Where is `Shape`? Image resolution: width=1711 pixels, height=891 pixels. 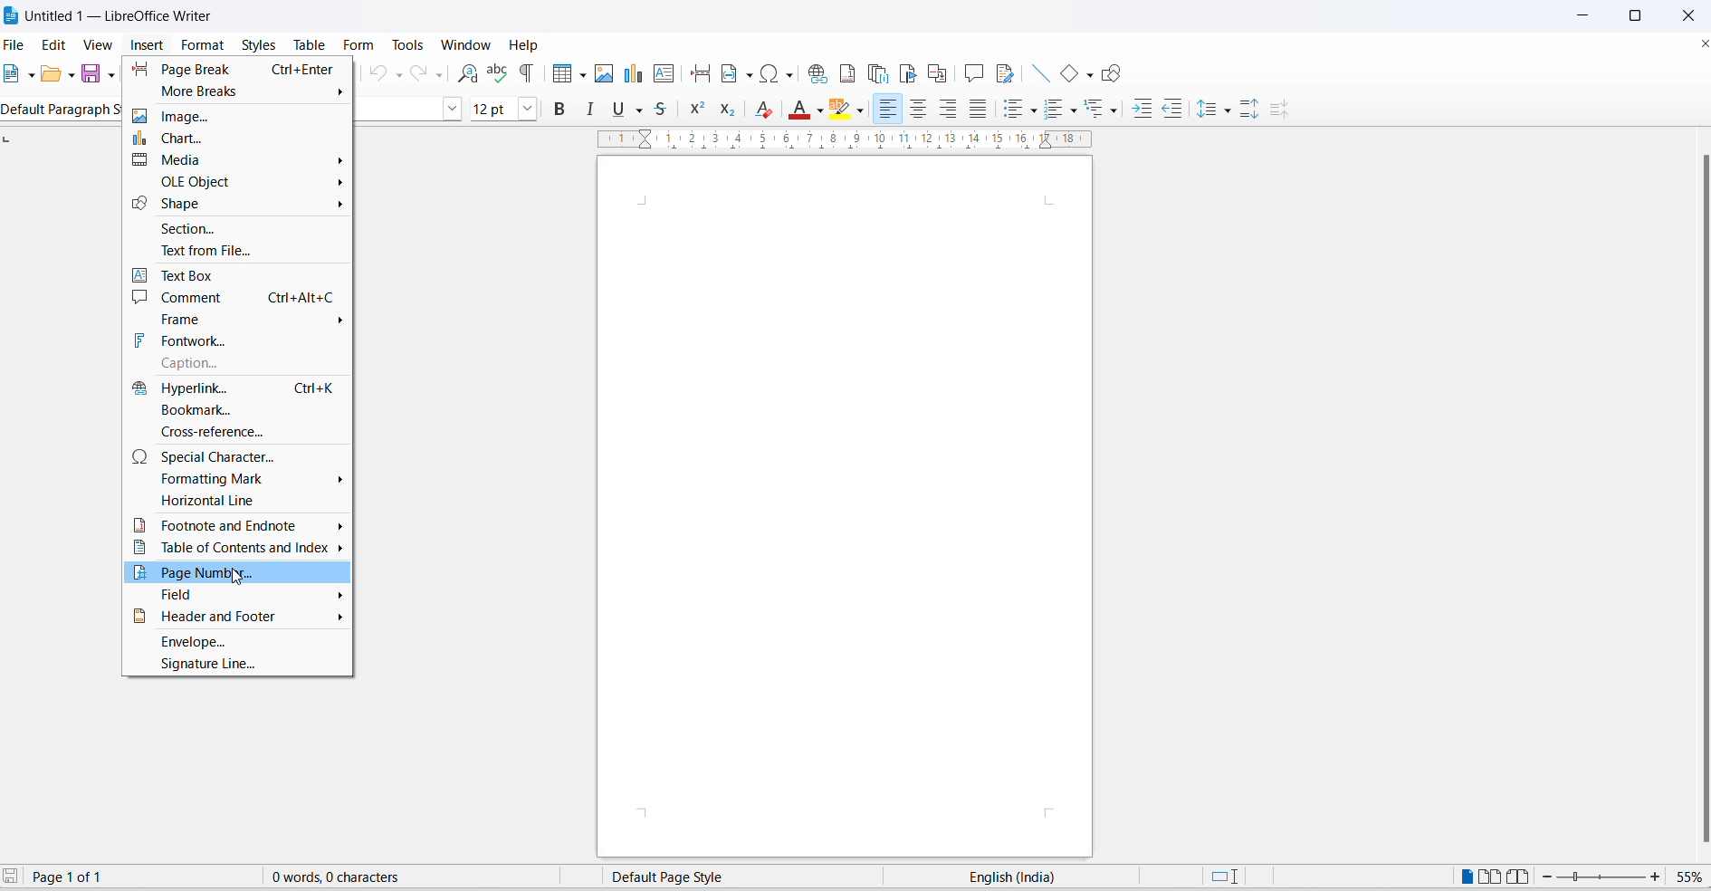
Shape is located at coordinates (234, 205).